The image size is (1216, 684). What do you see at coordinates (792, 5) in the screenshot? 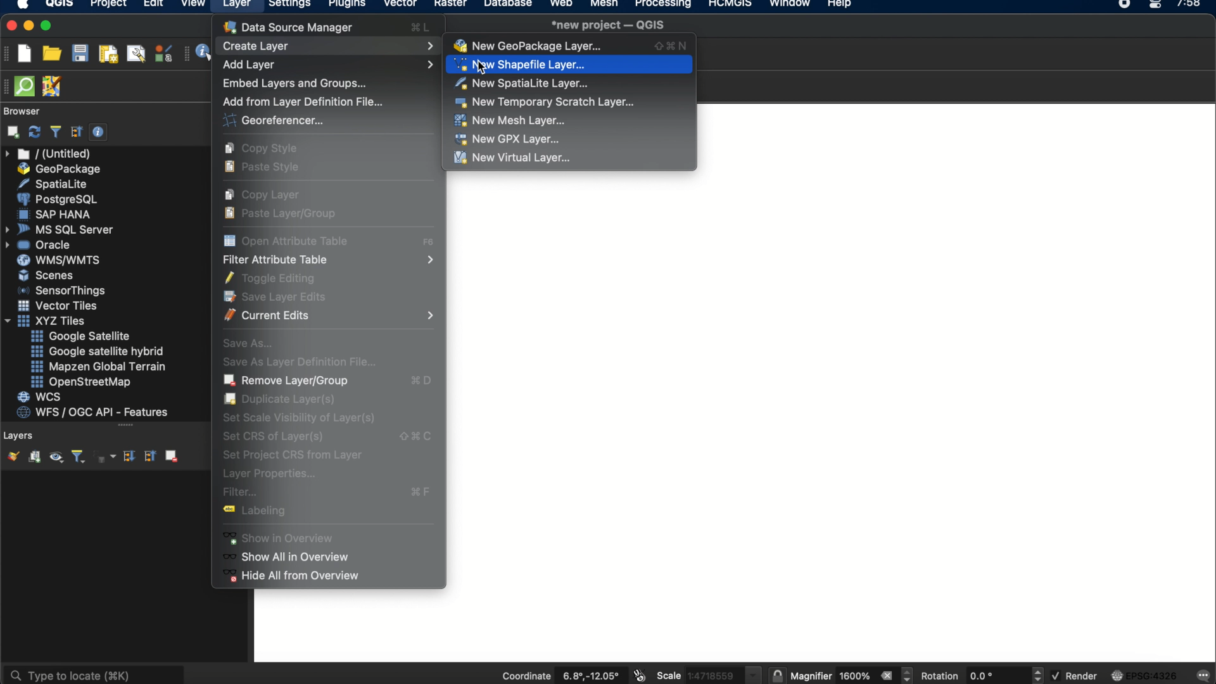
I see `window` at bounding box center [792, 5].